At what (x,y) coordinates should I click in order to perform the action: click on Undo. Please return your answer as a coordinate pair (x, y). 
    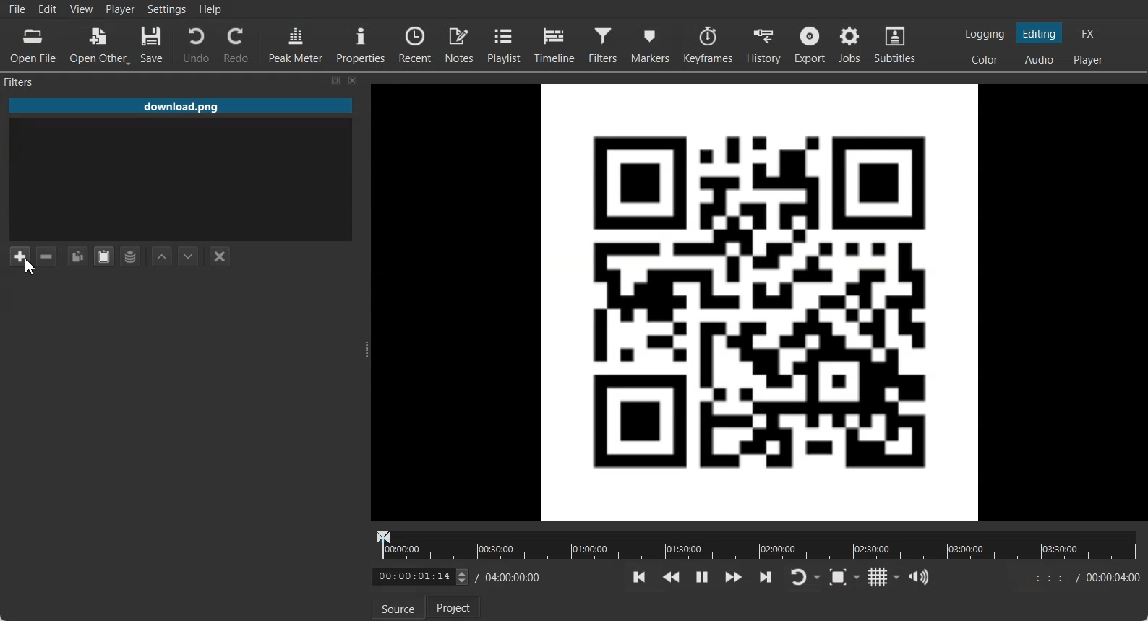
    Looking at the image, I should click on (196, 44).